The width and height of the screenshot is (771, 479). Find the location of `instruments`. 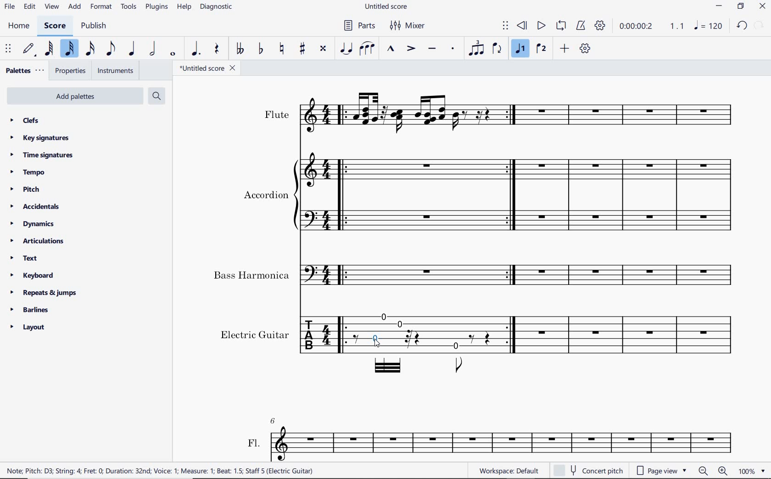

instruments is located at coordinates (115, 72).